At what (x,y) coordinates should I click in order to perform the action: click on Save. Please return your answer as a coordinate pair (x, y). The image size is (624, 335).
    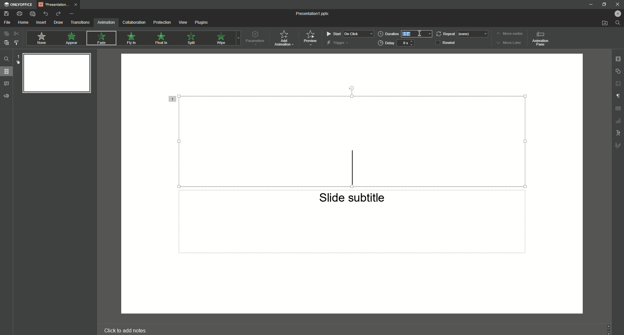
    Looking at the image, I should click on (8, 13).